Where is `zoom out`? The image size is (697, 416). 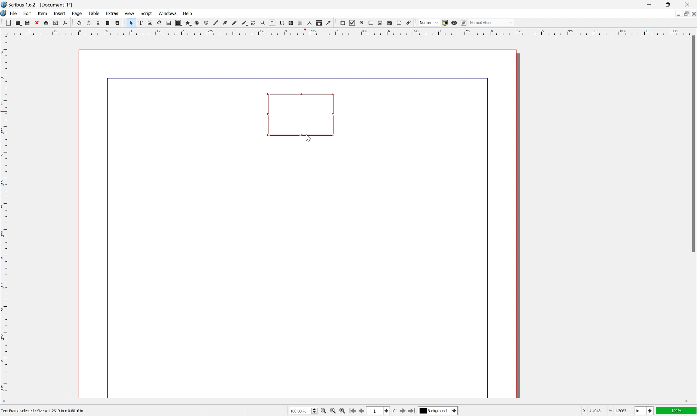 zoom out is located at coordinates (324, 411).